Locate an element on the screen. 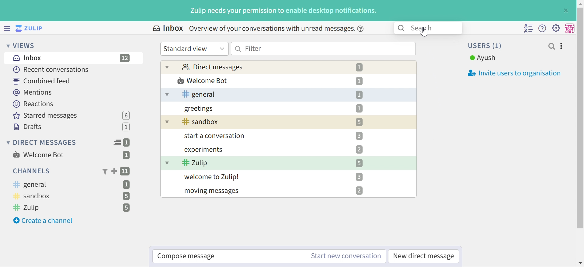 This screenshot has width=584, height=267. 1 is located at coordinates (359, 68).